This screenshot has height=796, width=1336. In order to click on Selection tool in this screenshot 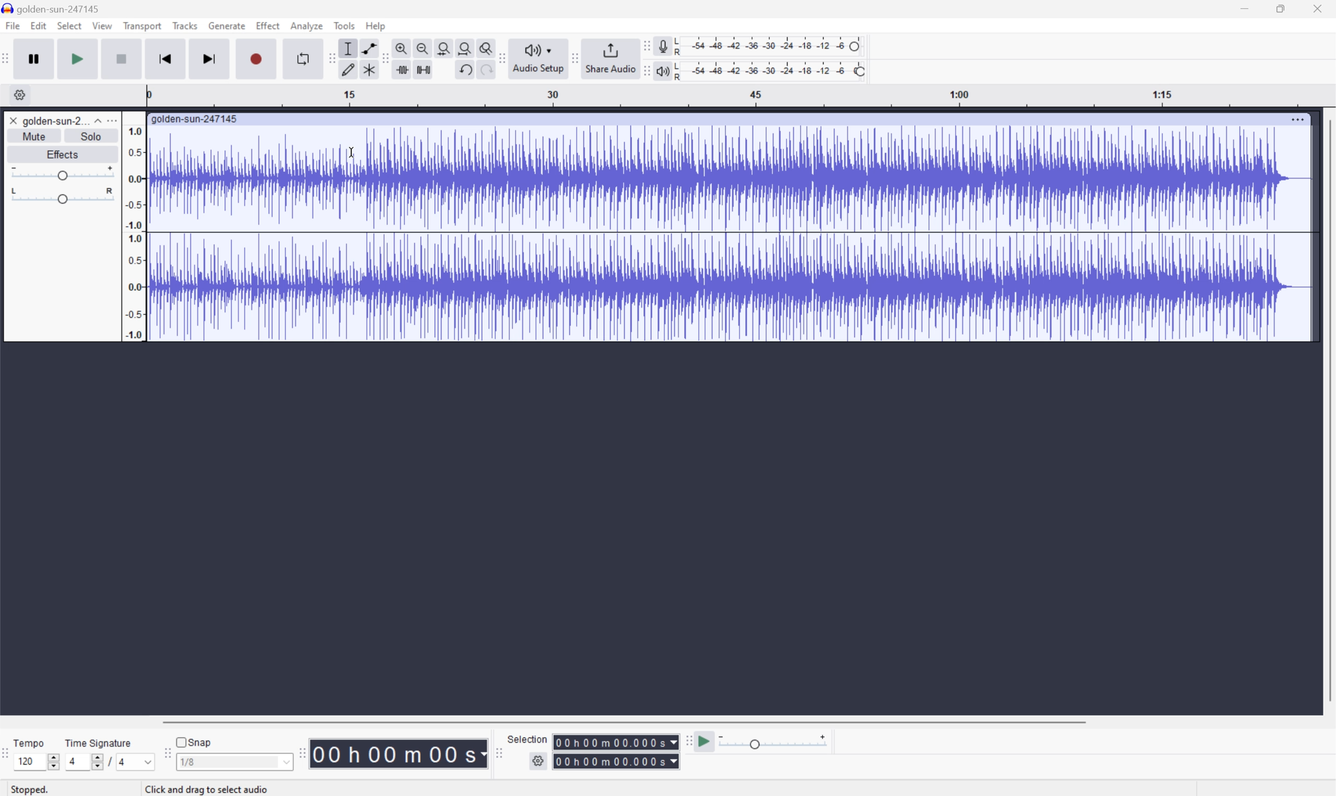, I will do `click(347, 48)`.